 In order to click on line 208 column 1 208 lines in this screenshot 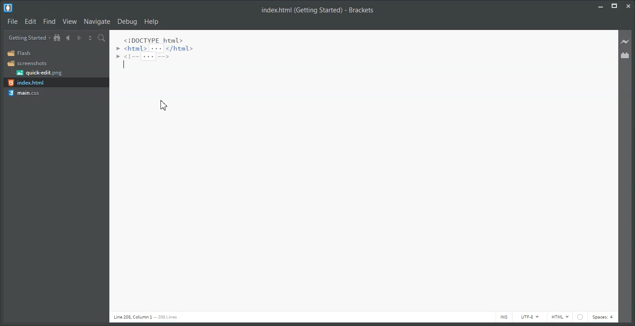, I will do `click(146, 317)`.